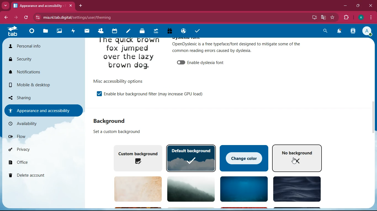 The width and height of the screenshot is (377, 211). I want to click on personal info, so click(42, 48).